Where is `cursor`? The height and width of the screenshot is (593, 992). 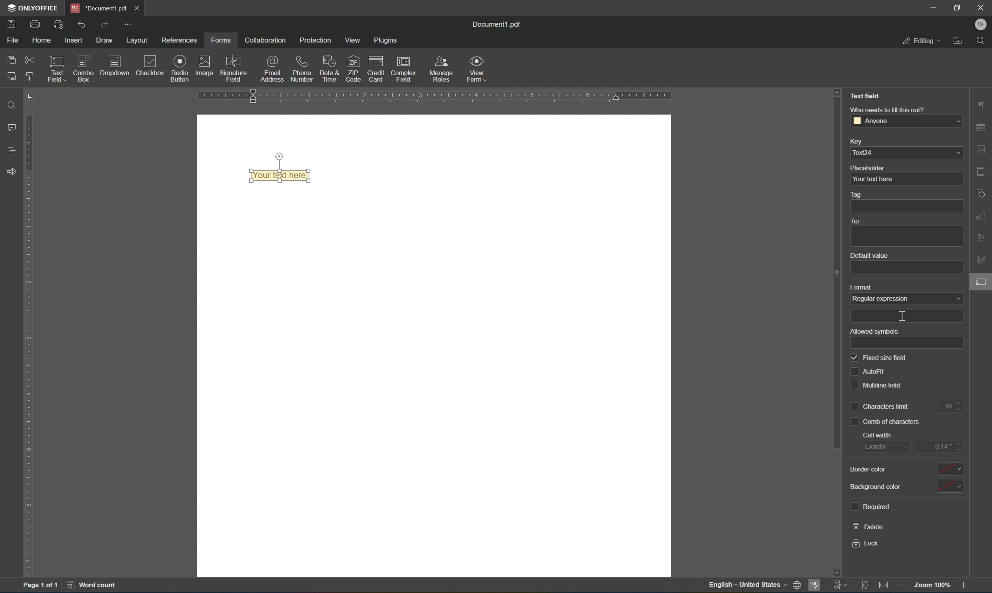 cursor is located at coordinates (902, 316).